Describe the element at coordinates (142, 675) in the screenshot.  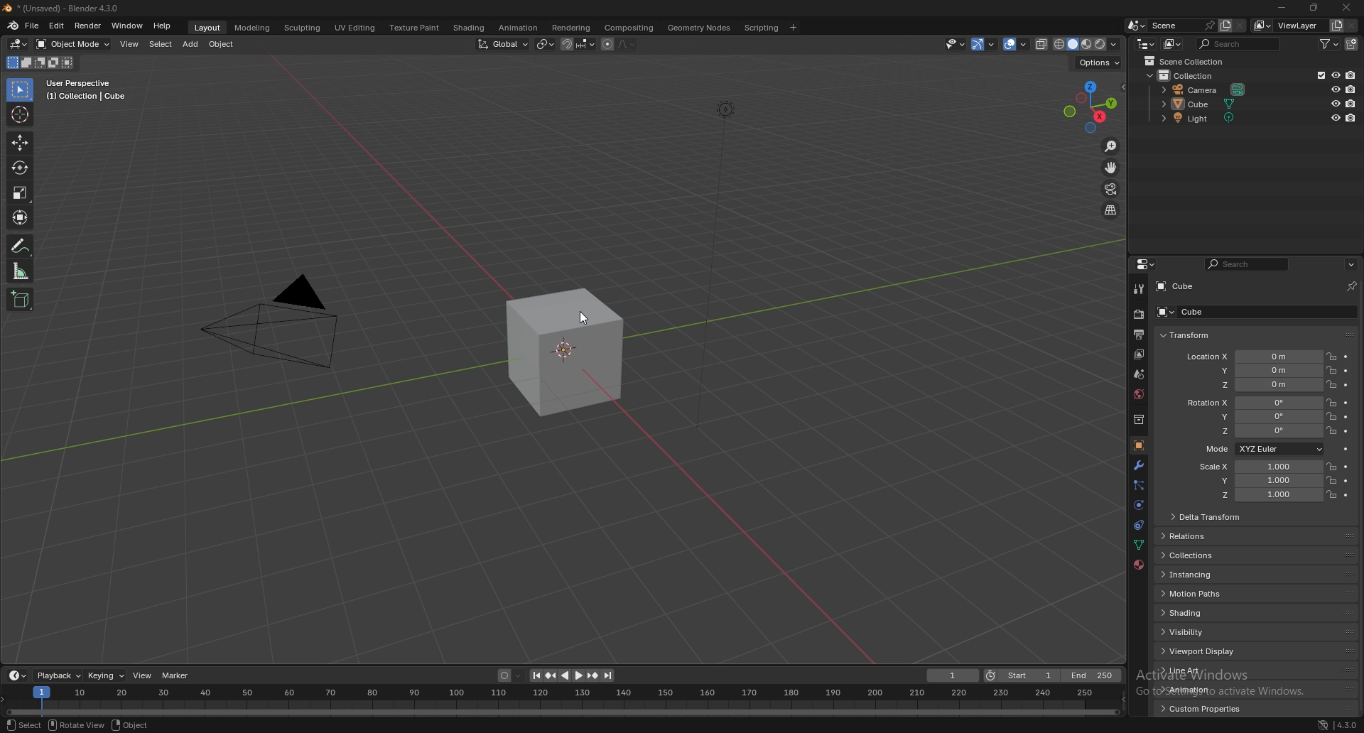
I see `view` at that location.